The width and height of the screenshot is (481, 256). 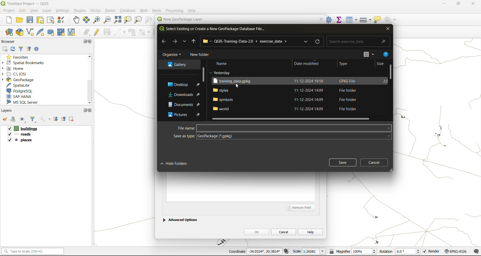 What do you see at coordinates (239, 87) in the screenshot?
I see `Pointer` at bounding box center [239, 87].